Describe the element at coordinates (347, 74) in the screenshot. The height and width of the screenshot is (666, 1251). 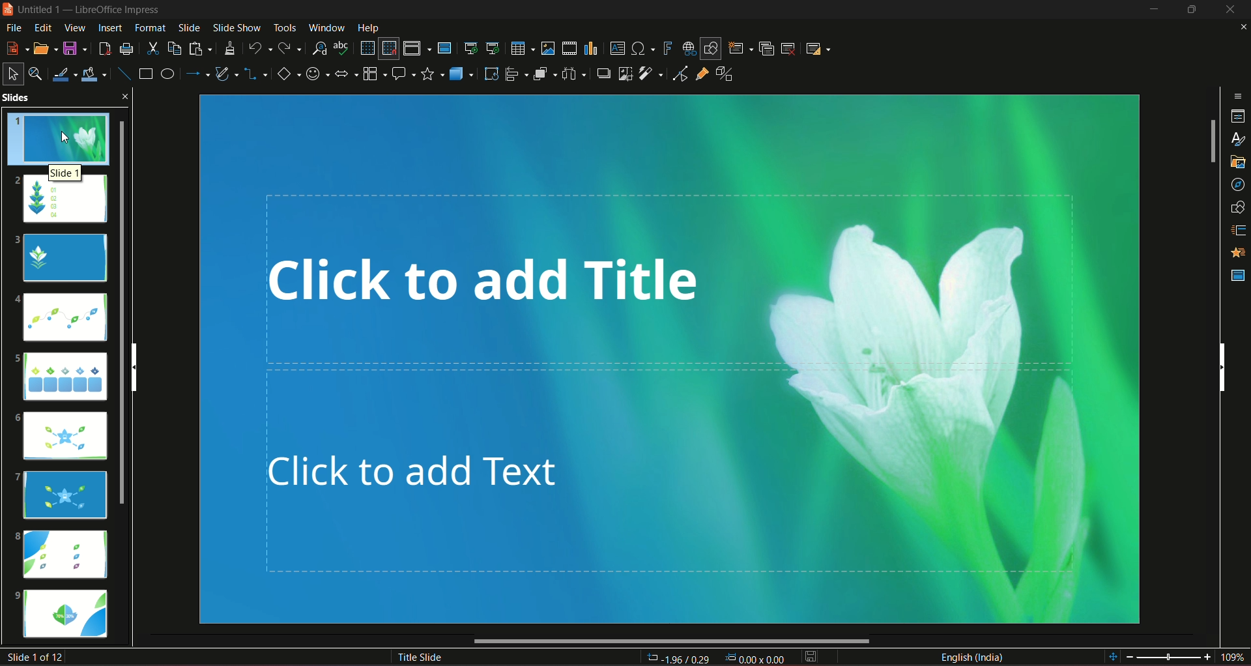
I see `block arrows` at that location.